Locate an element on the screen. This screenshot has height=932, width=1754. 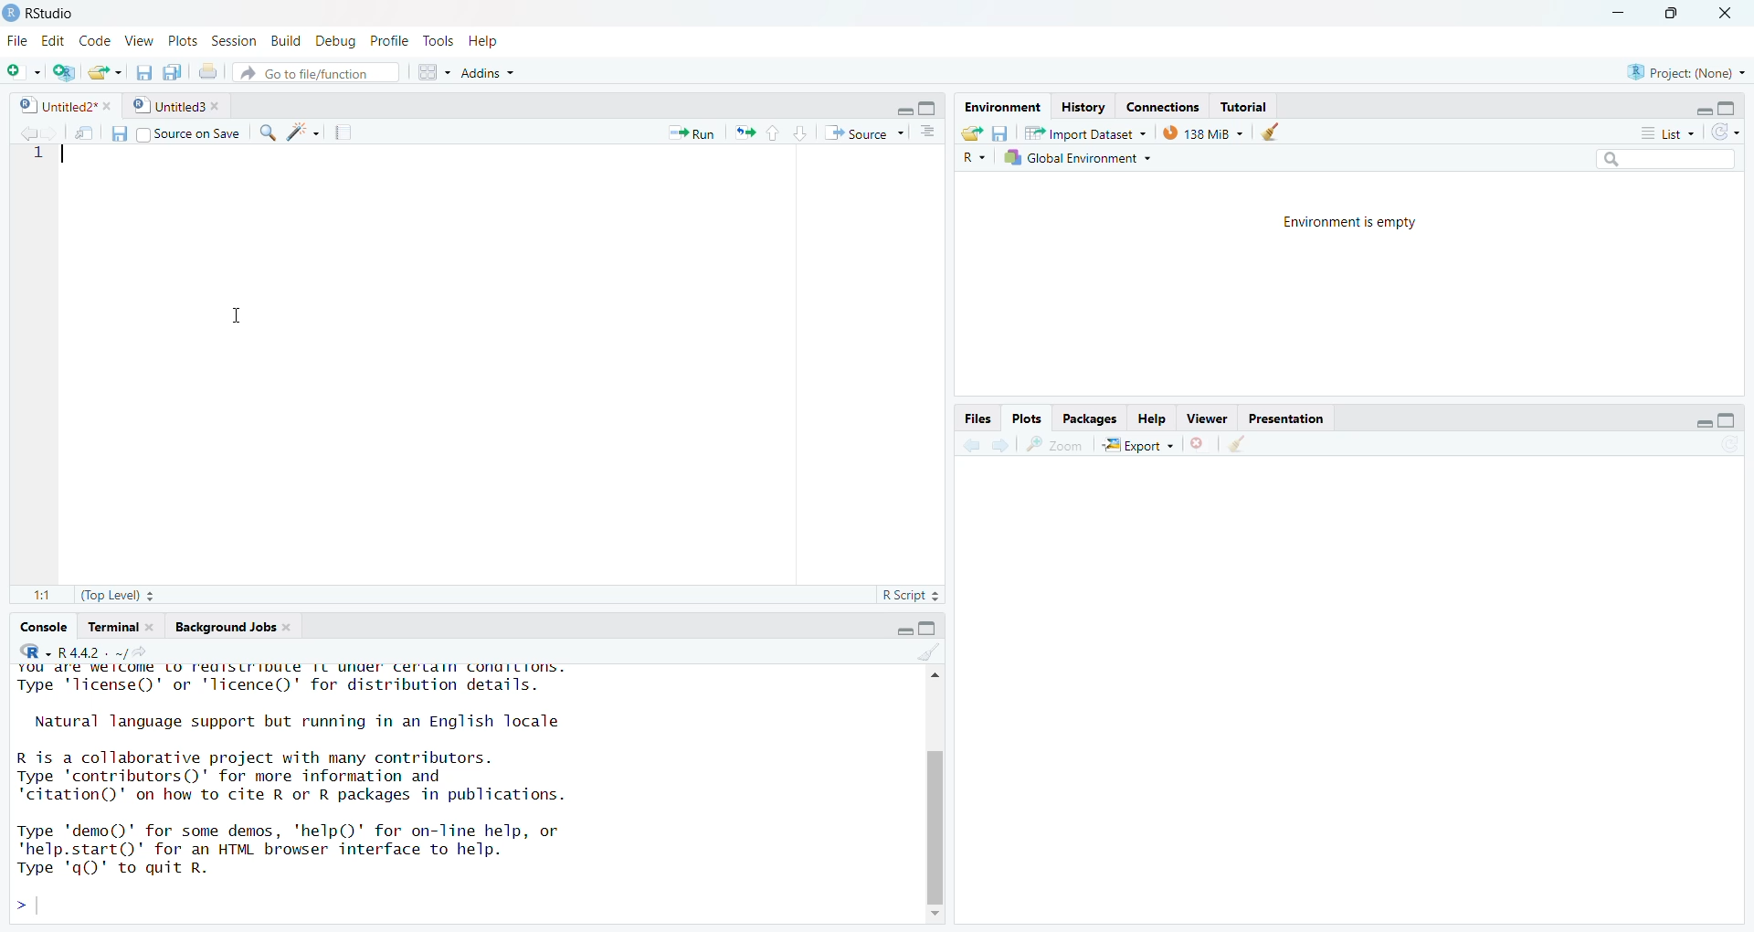
Source on Save is located at coordinates (191, 133).